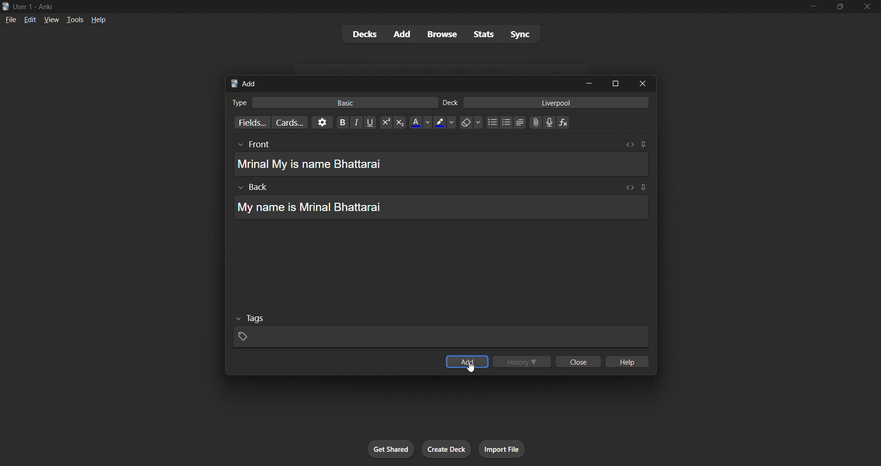  I want to click on unordered list, so click(491, 122).